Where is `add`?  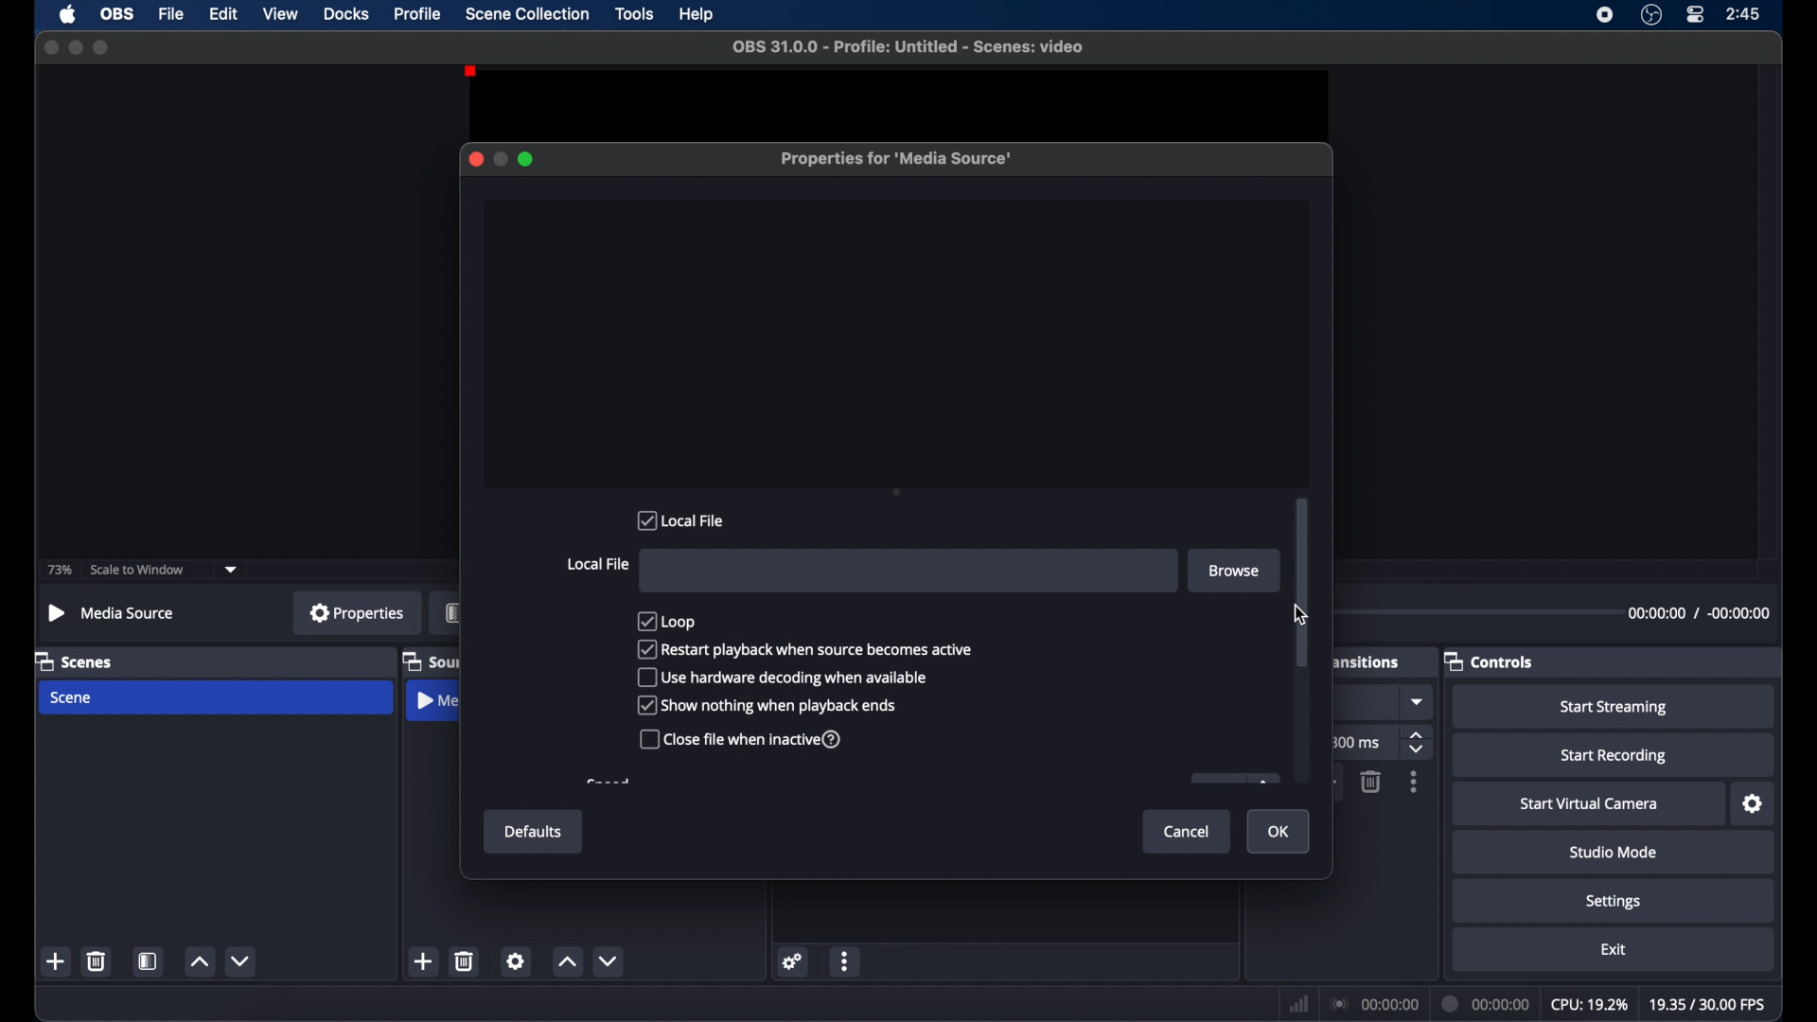
add is located at coordinates (57, 961).